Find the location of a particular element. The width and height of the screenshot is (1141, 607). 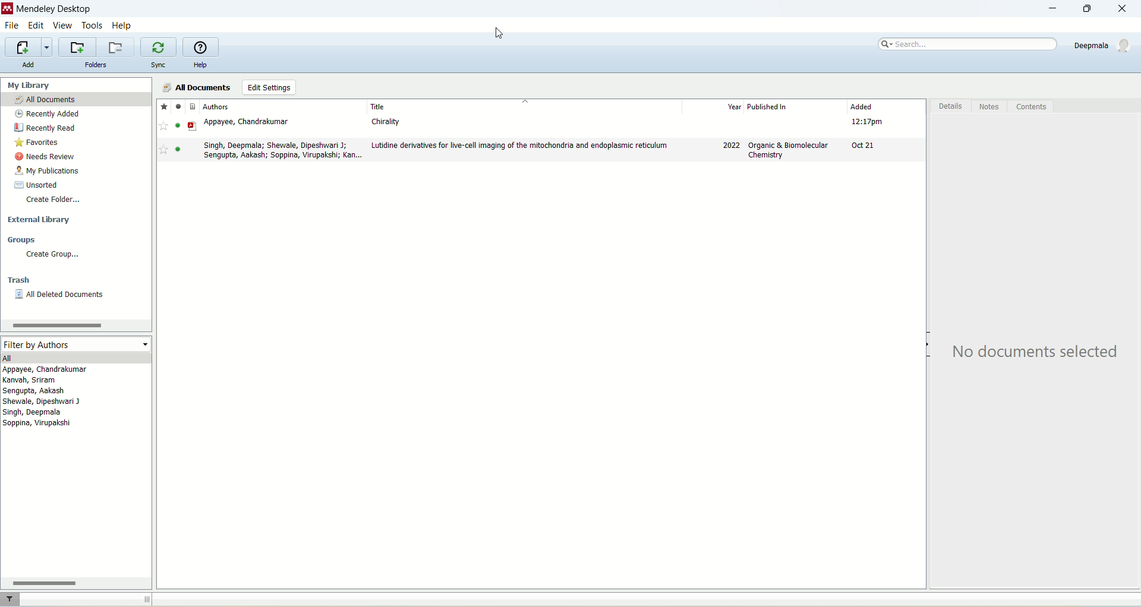

filters is located at coordinates (12, 598).